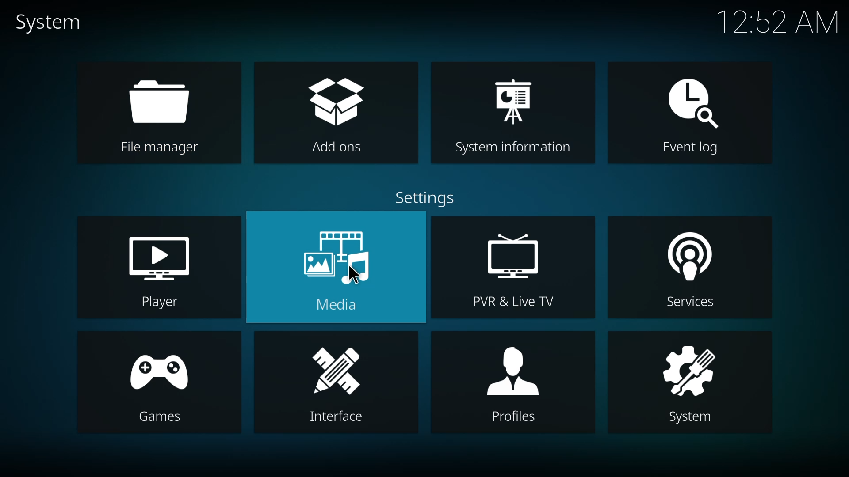 This screenshot has width=849, height=477. Describe the element at coordinates (689, 419) in the screenshot. I see `System` at that location.